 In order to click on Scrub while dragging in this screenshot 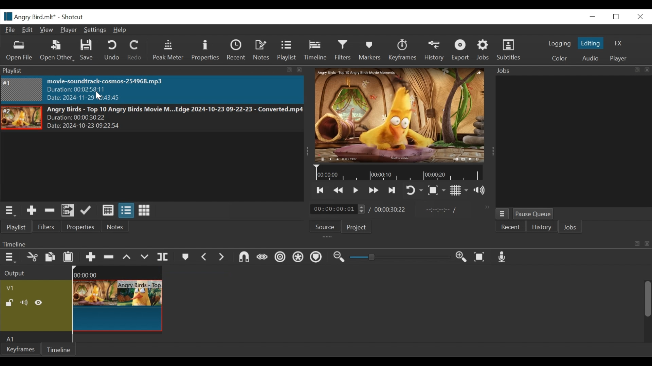, I will do `click(261, 258)`.